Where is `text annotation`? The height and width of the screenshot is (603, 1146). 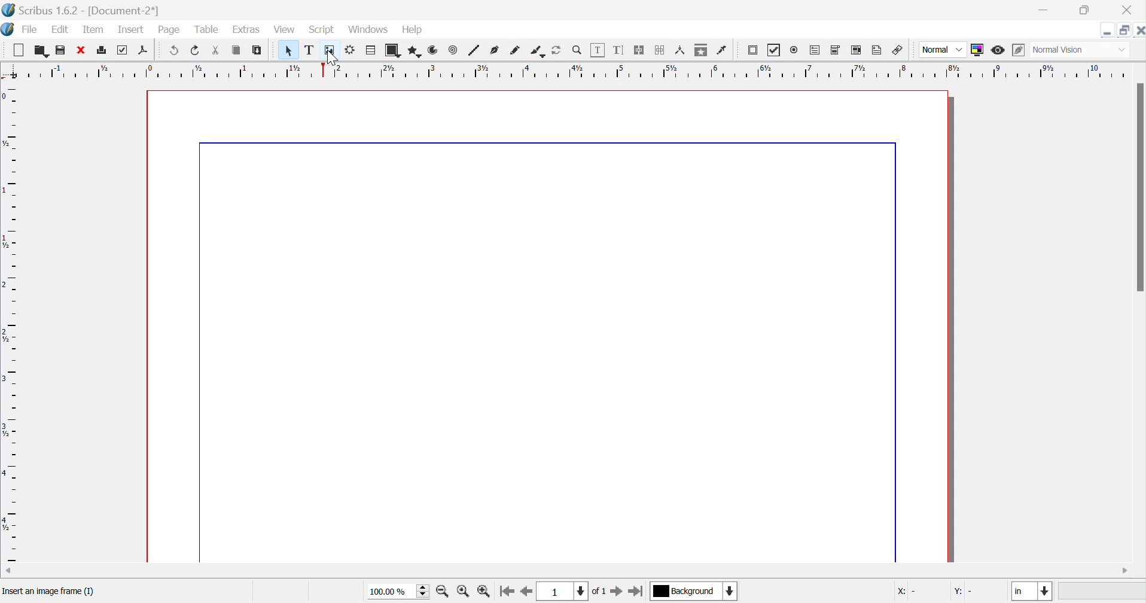
text annotation is located at coordinates (877, 48).